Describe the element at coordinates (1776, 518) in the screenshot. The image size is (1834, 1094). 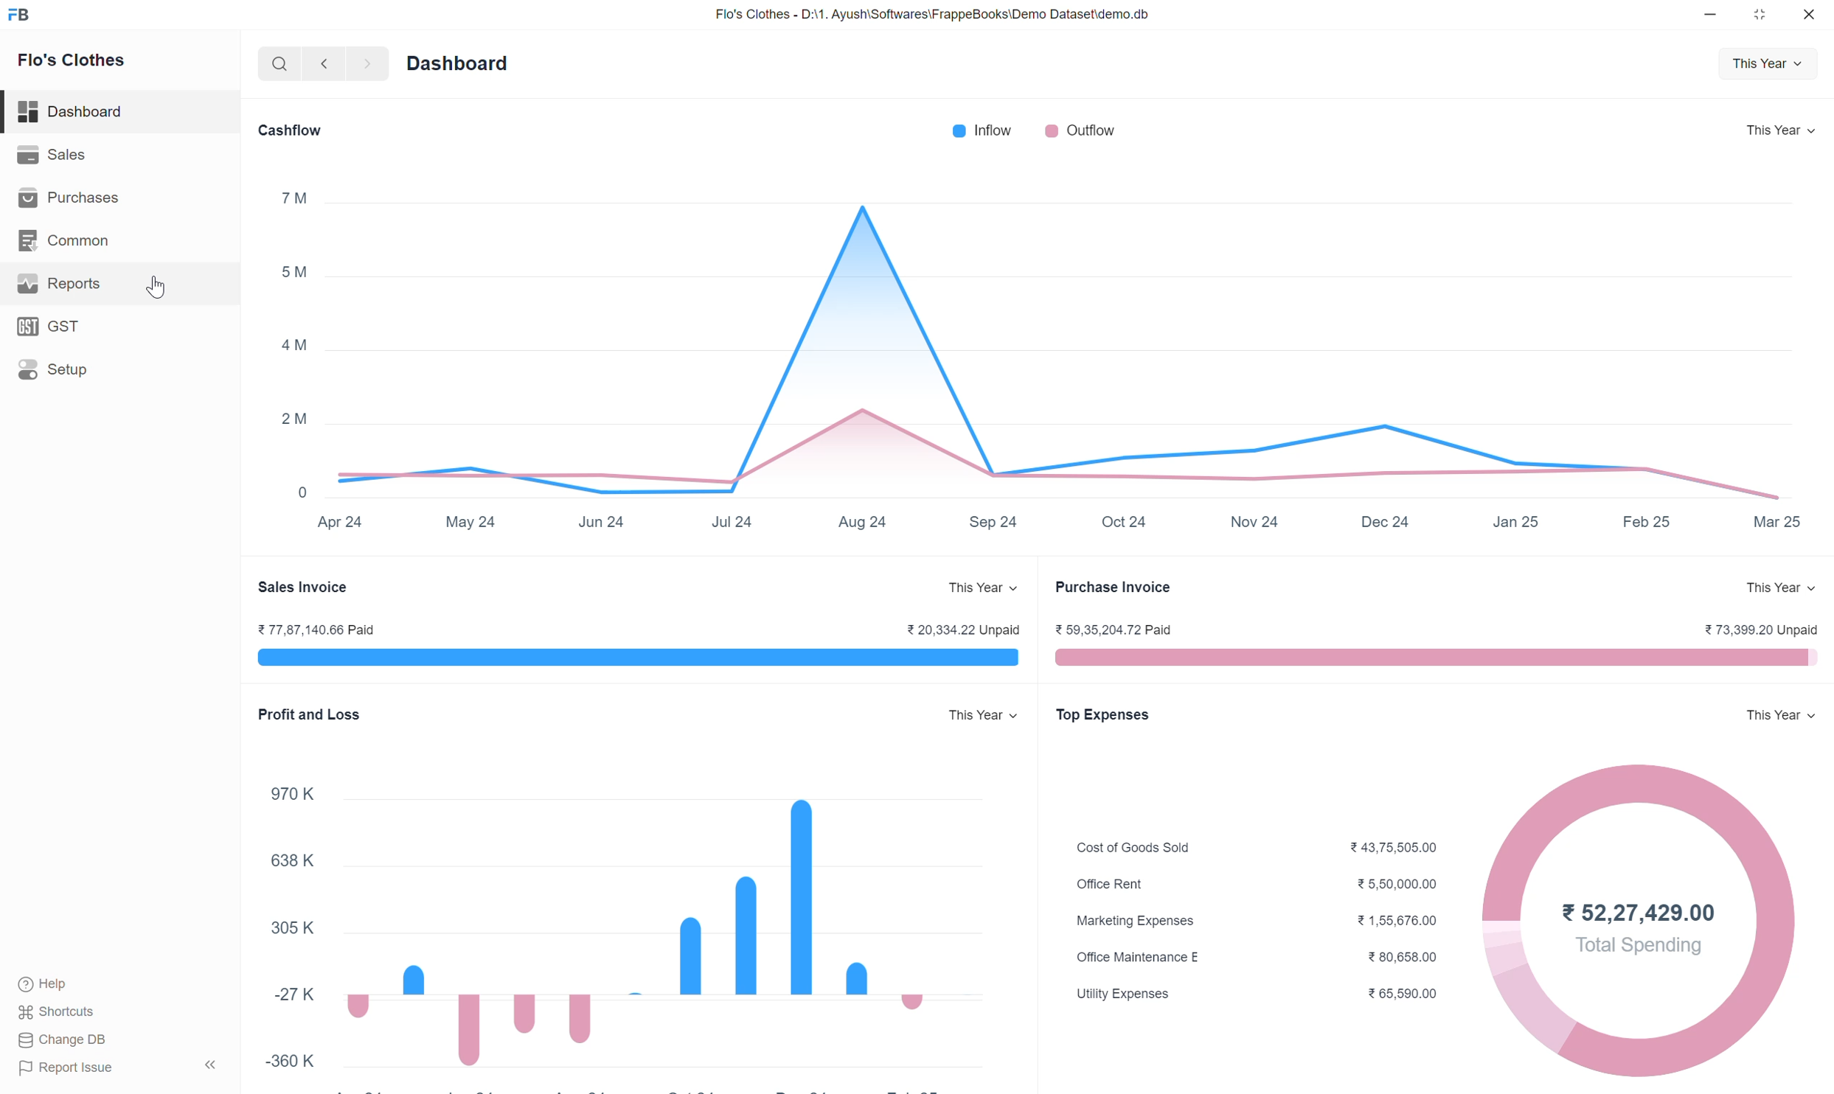
I see `Mar 25` at that location.